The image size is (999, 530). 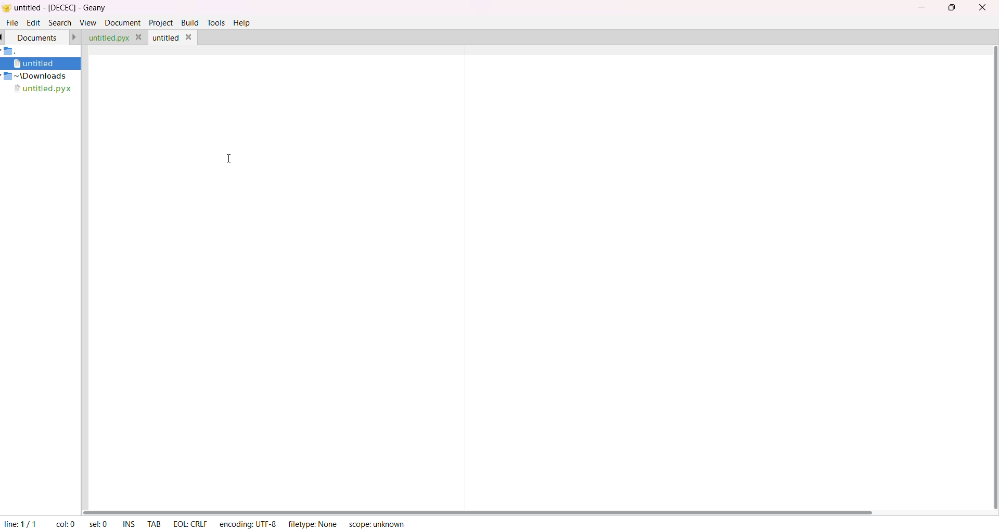 What do you see at coordinates (953, 7) in the screenshot?
I see `maximize` at bounding box center [953, 7].